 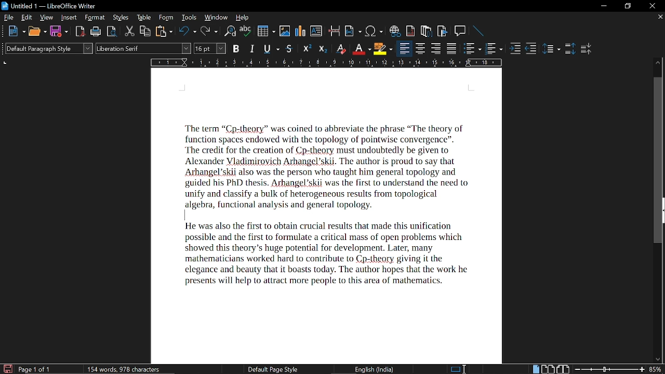 I want to click on View, so click(x=47, y=18).